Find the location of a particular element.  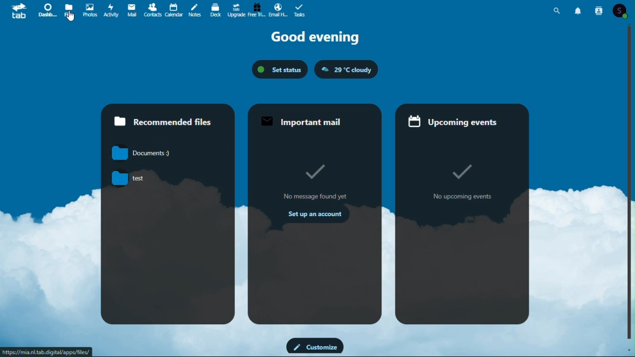

Activity is located at coordinates (112, 10).